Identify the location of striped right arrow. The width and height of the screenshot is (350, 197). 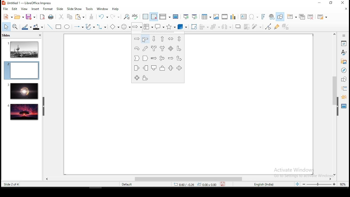
(154, 58).